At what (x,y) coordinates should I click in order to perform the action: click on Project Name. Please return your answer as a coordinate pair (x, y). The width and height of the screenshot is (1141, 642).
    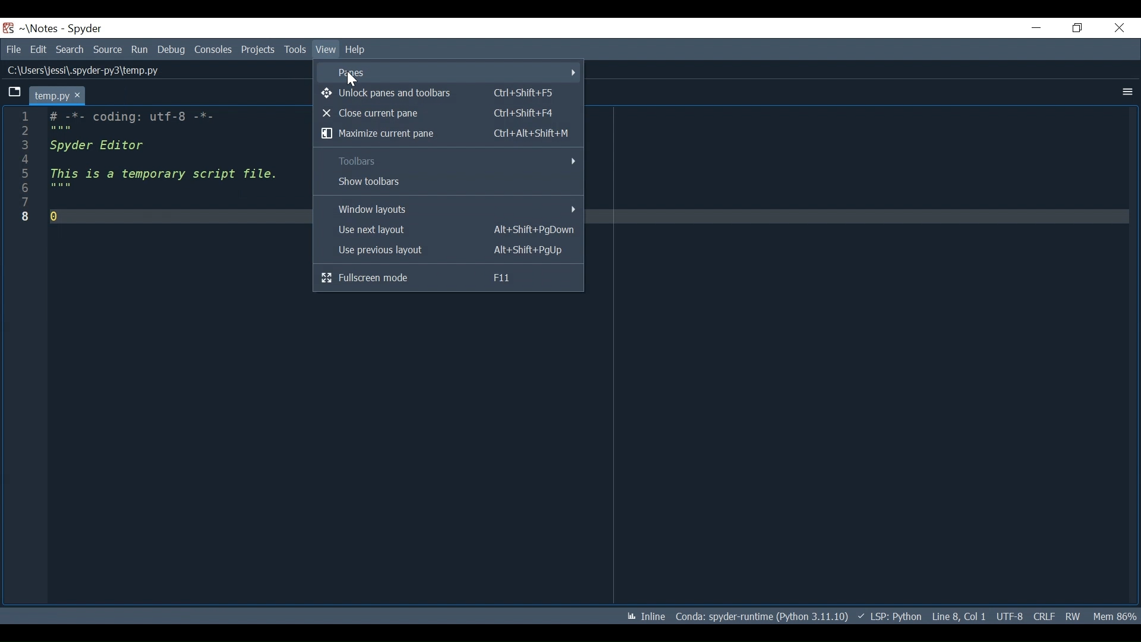
    Looking at the image, I should click on (40, 29).